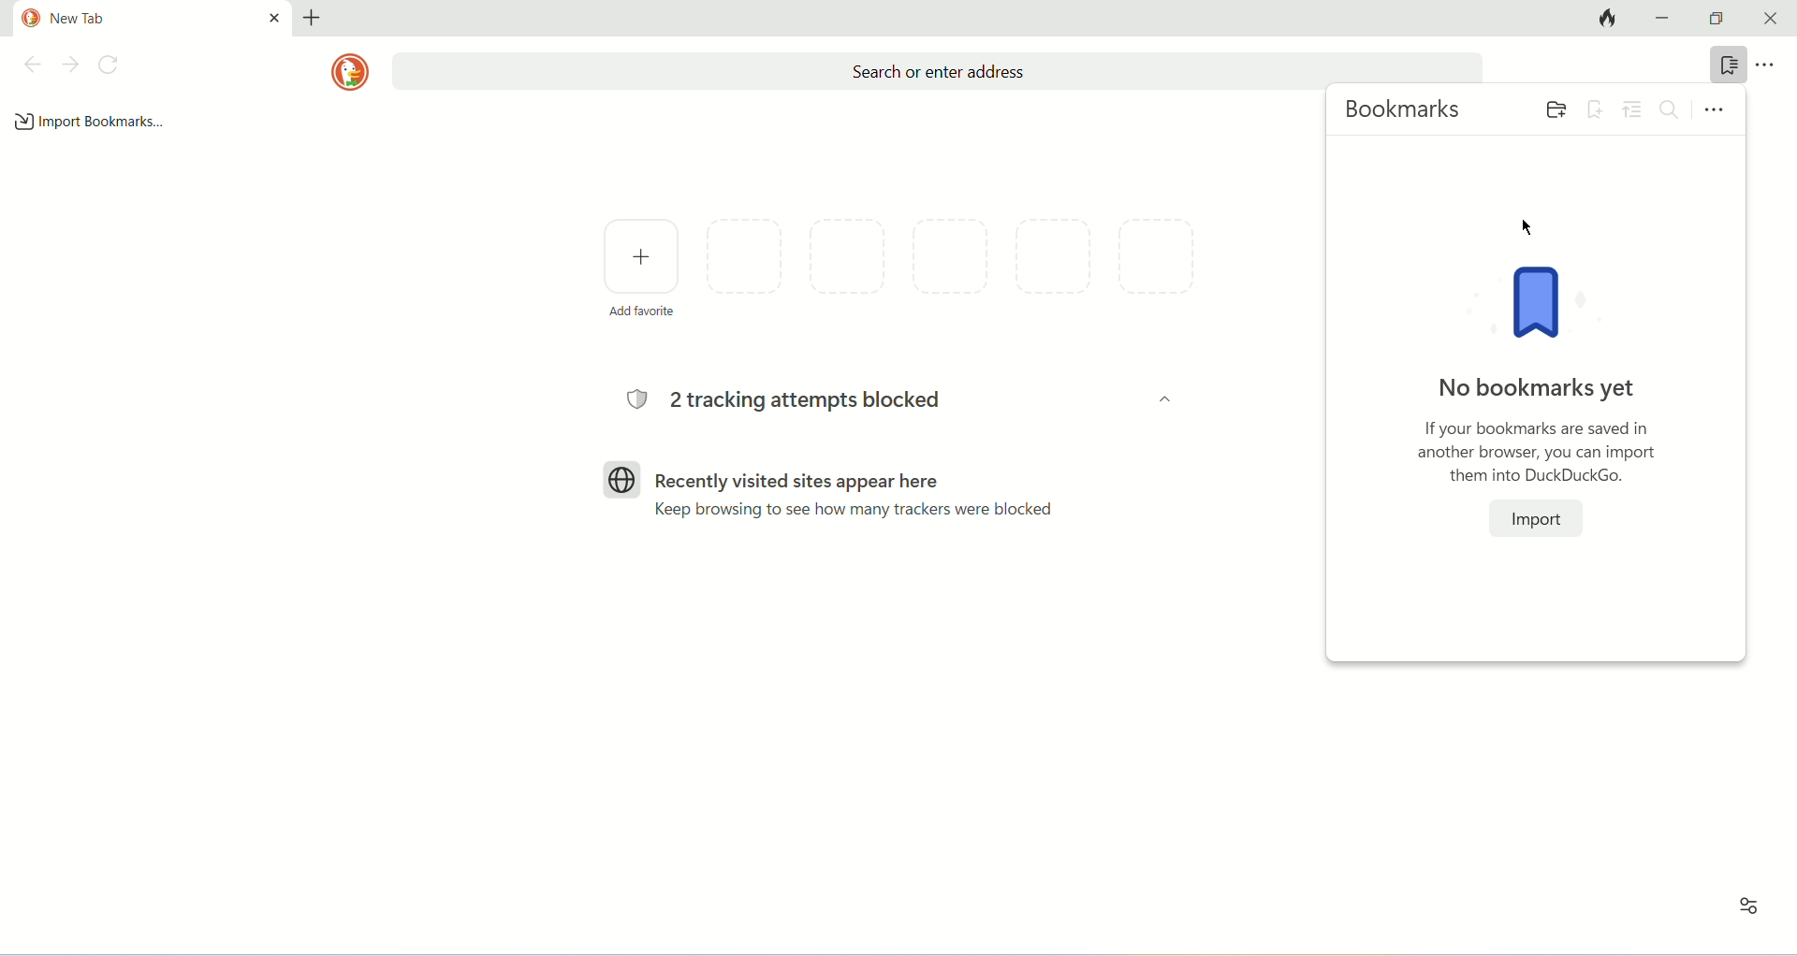  What do you see at coordinates (1745, 913) in the screenshot?
I see `home page settings` at bounding box center [1745, 913].